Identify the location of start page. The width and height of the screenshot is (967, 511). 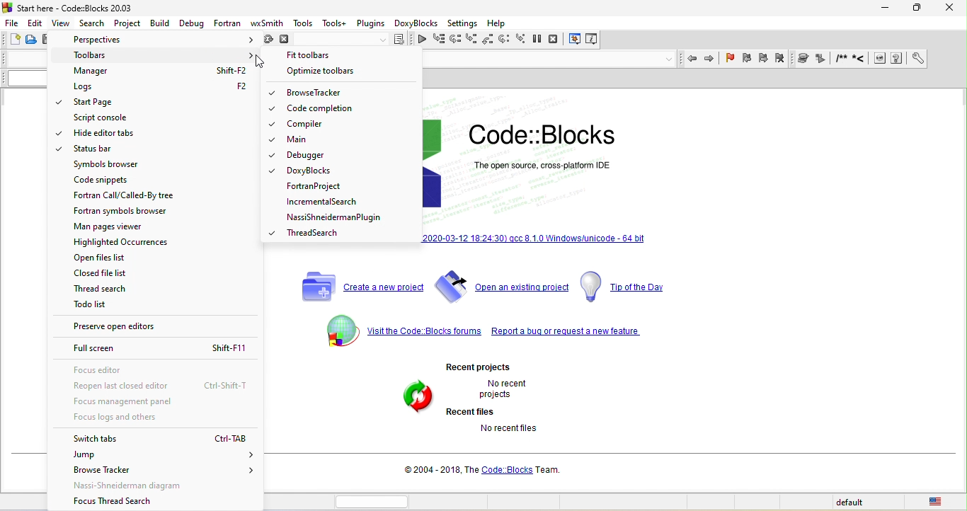
(112, 103).